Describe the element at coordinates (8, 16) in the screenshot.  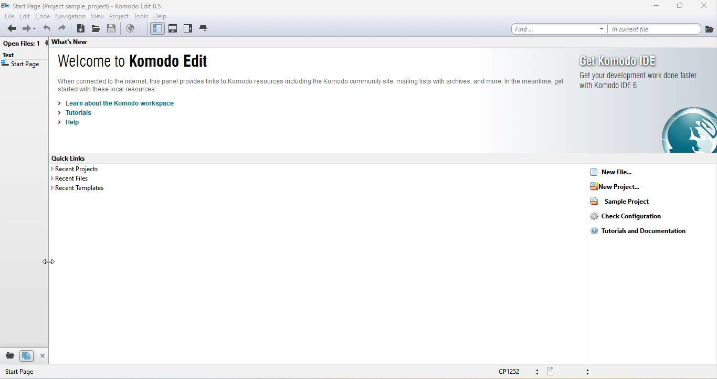
I see `file` at that location.